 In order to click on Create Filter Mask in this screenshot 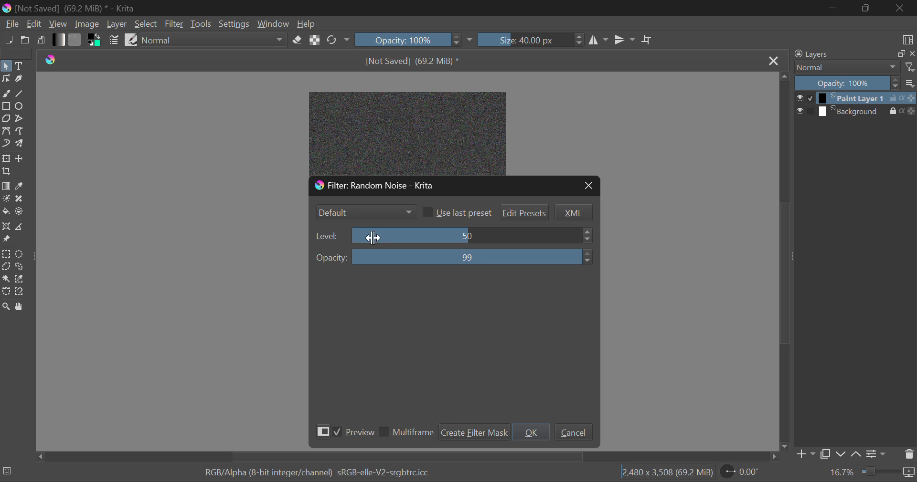, I will do `click(473, 431)`.